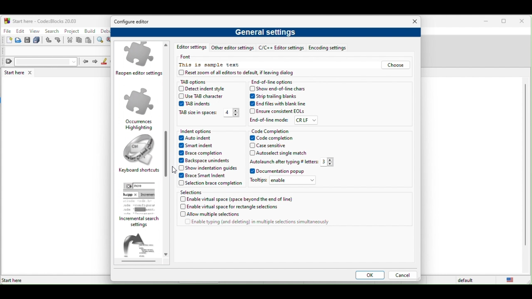 This screenshot has height=299, width=532. What do you see at coordinates (203, 96) in the screenshot?
I see `use tab character` at bounding box center [203, 96].